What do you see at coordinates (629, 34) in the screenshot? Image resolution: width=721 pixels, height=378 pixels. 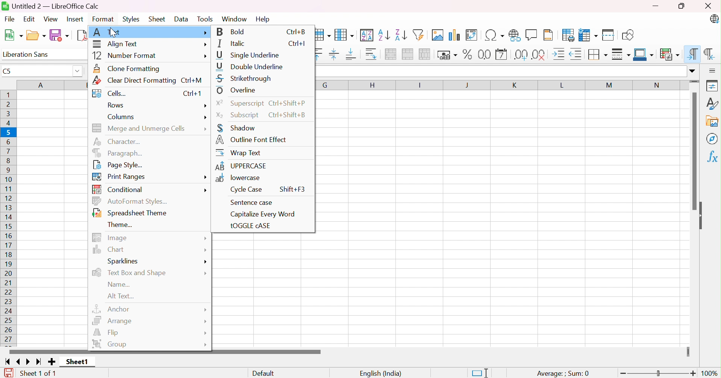 I see `Show Draw  Functions` at bounding box center [629, 34].